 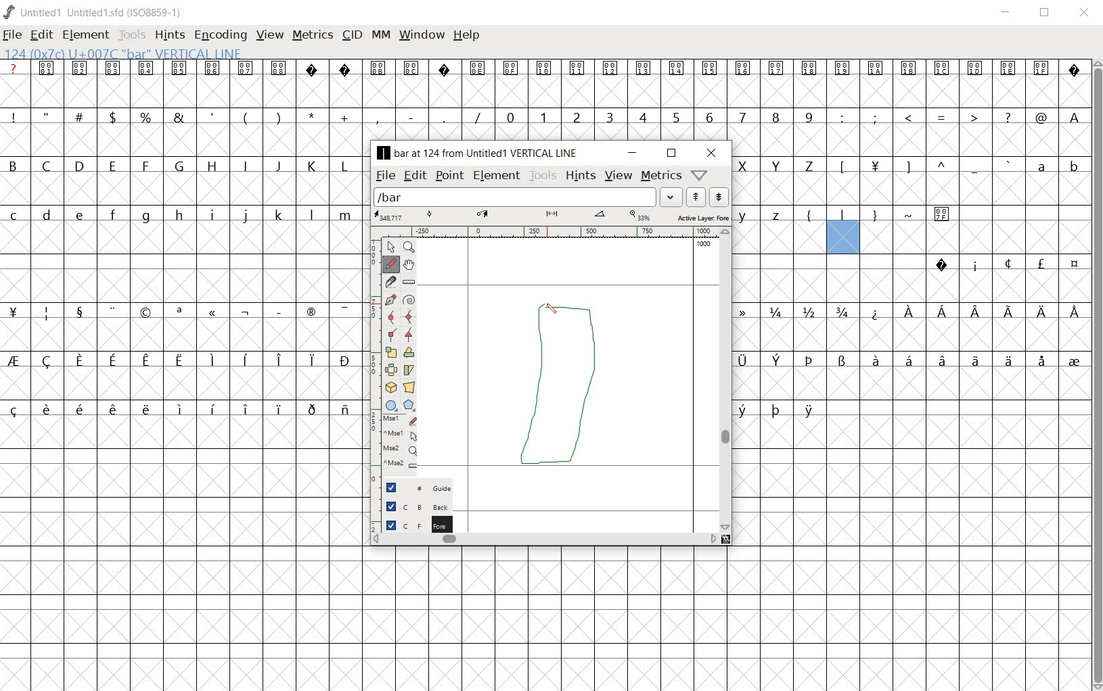 I want to click on add a curve point always either horizontal or vertical, so click(x=407, y=316).